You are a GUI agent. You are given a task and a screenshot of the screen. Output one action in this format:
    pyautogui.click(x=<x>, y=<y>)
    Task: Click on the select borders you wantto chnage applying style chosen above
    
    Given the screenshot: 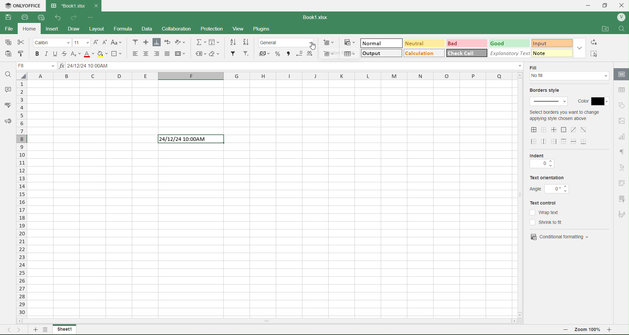 What is the action you would take?
    pyautogui.click(x=564, y=117)
    